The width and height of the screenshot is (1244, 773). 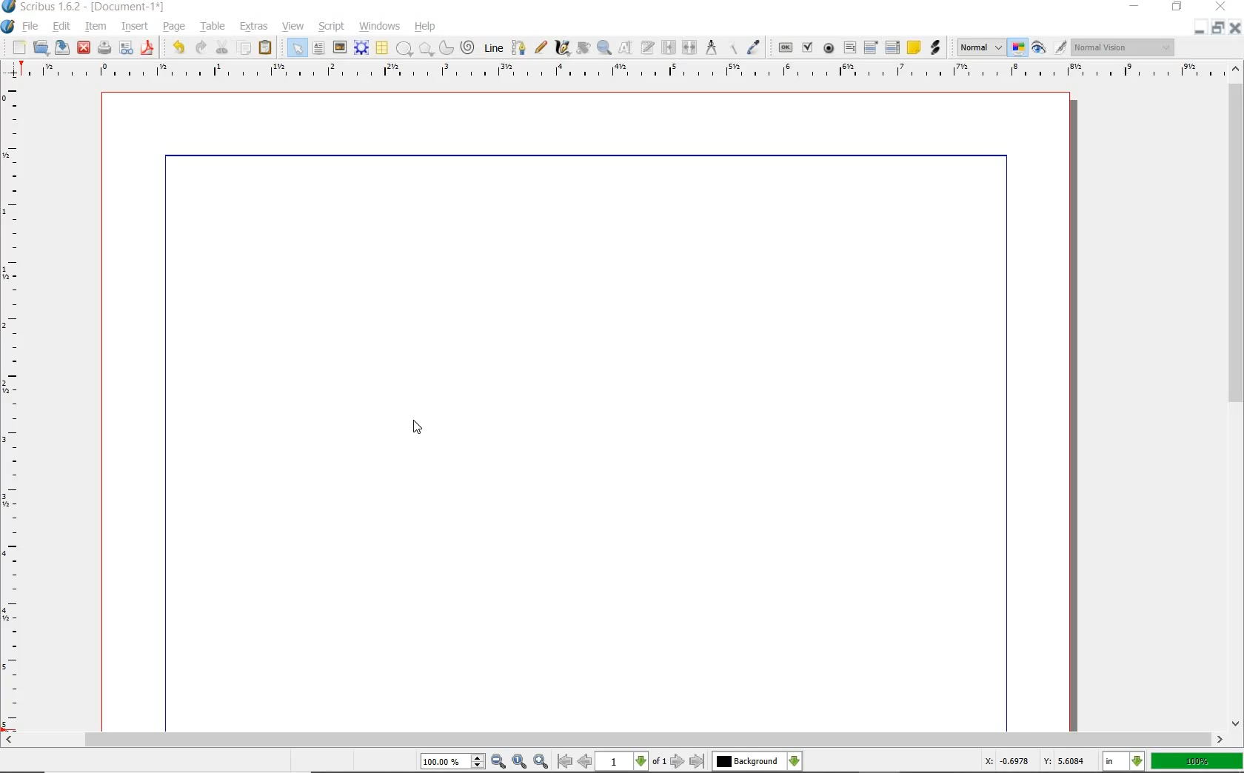 What do you see at coordinates (688, 47) in the screenshot?
I see `UNLINK TEXT FRAME` at bounding box center [688, 47].